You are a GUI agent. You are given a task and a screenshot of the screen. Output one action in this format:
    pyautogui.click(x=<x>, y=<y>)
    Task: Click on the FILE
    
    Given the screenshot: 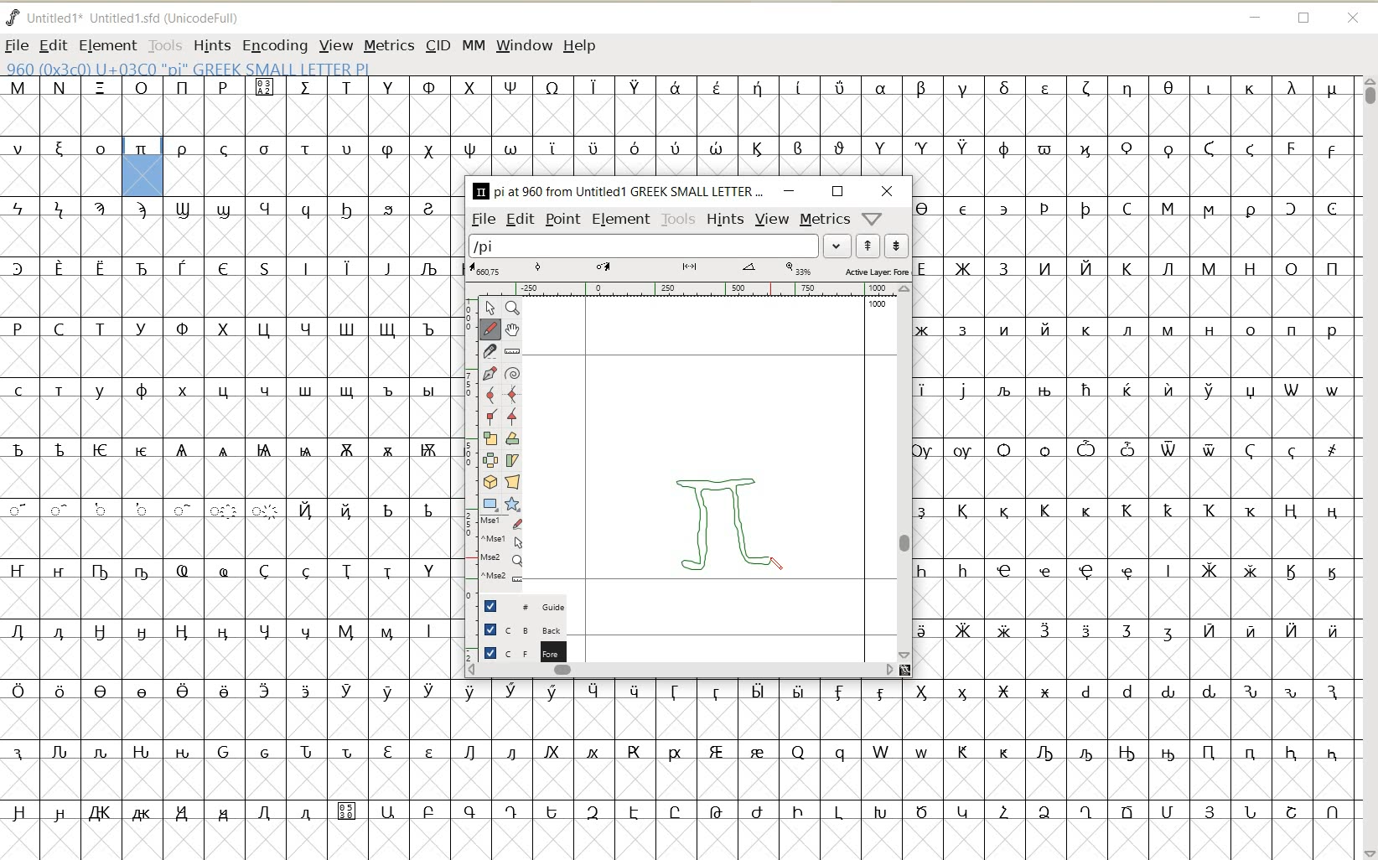 What is the action you would take?
    pyautogui.click(x=16, y=45)
    